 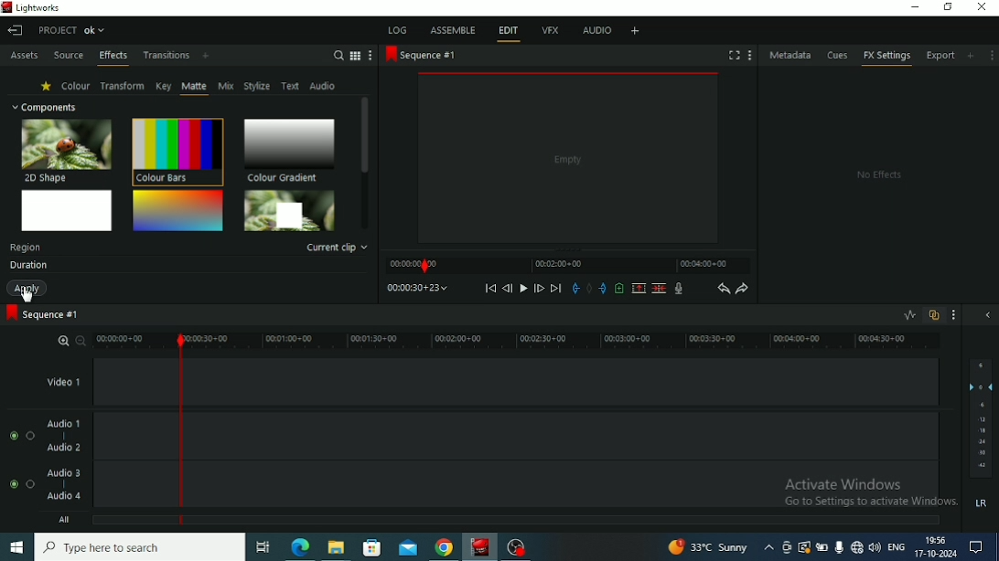 What do you see at coordinates (163, 86) in the screenshot?
I see `Key` at bounding box center [163, 86].